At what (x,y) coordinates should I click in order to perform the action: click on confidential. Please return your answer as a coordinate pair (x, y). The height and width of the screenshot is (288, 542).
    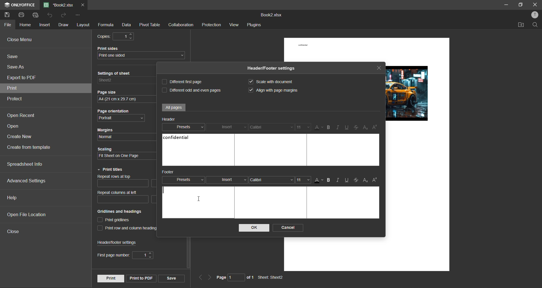
    Looking at the image, I should click on (176, 138).